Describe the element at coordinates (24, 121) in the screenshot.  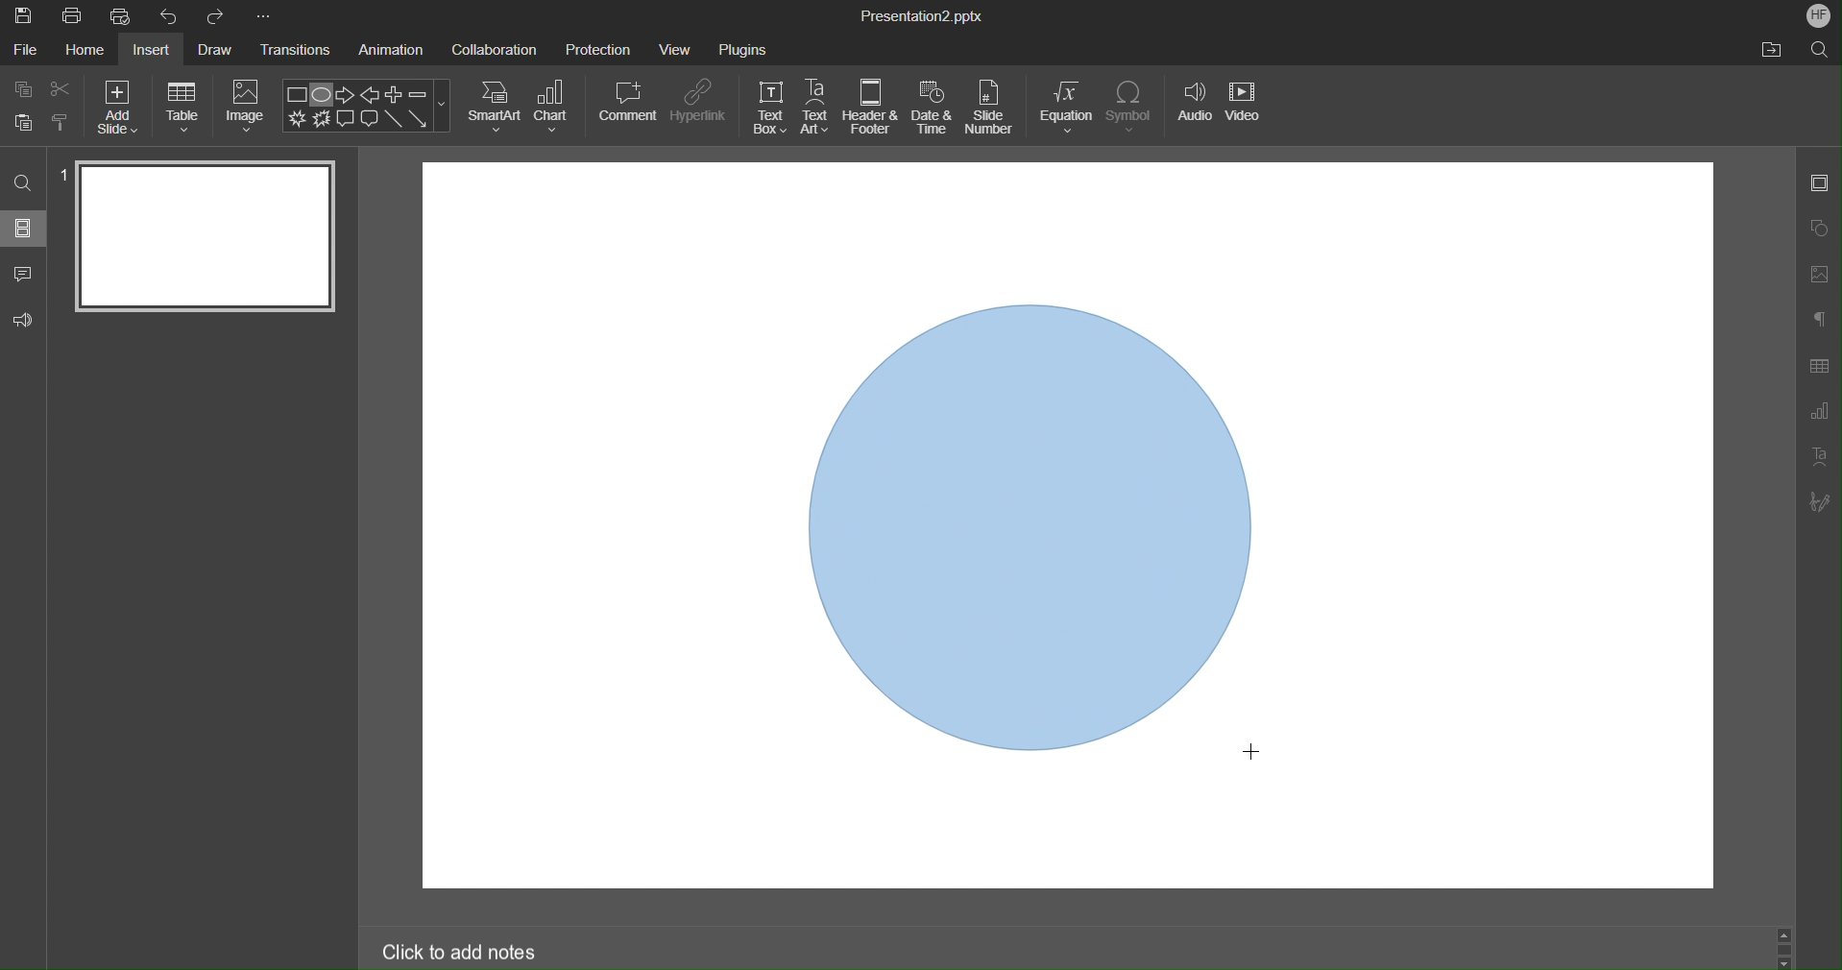
I see `` at that location.